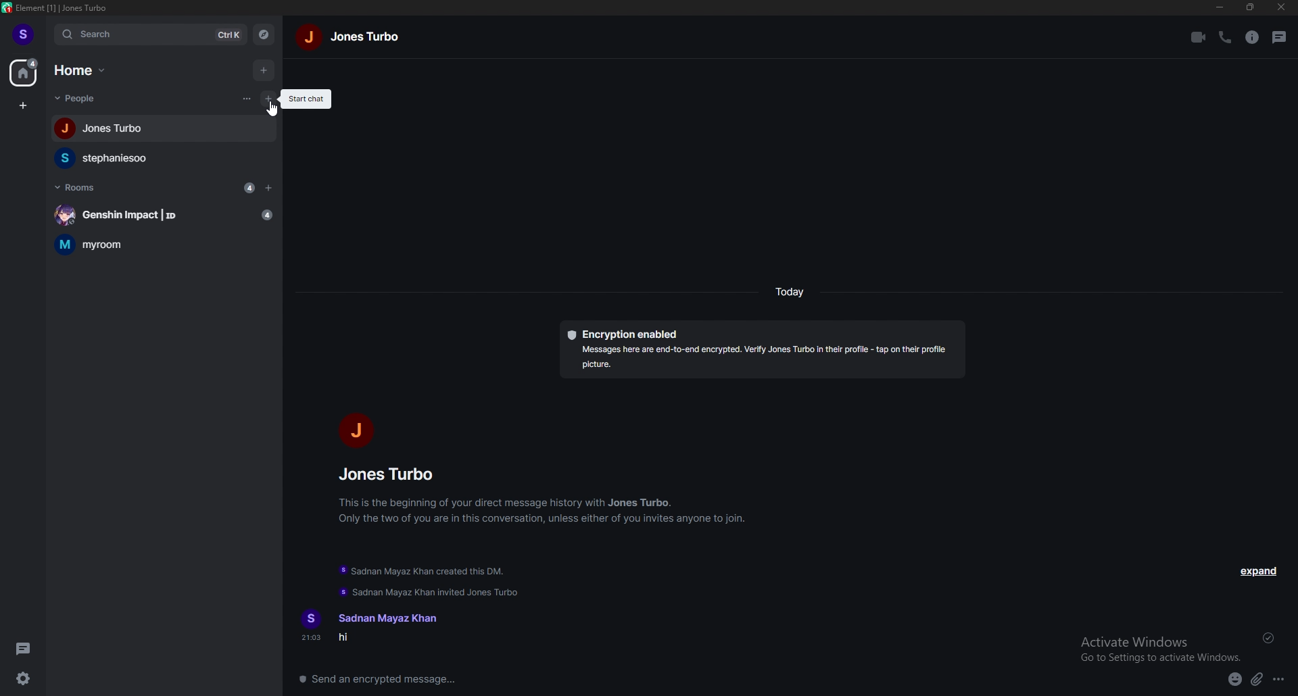  What do you see at coordinates (245, 99) in the screenshot?
I see `list options` at bounding box center [245, 99].